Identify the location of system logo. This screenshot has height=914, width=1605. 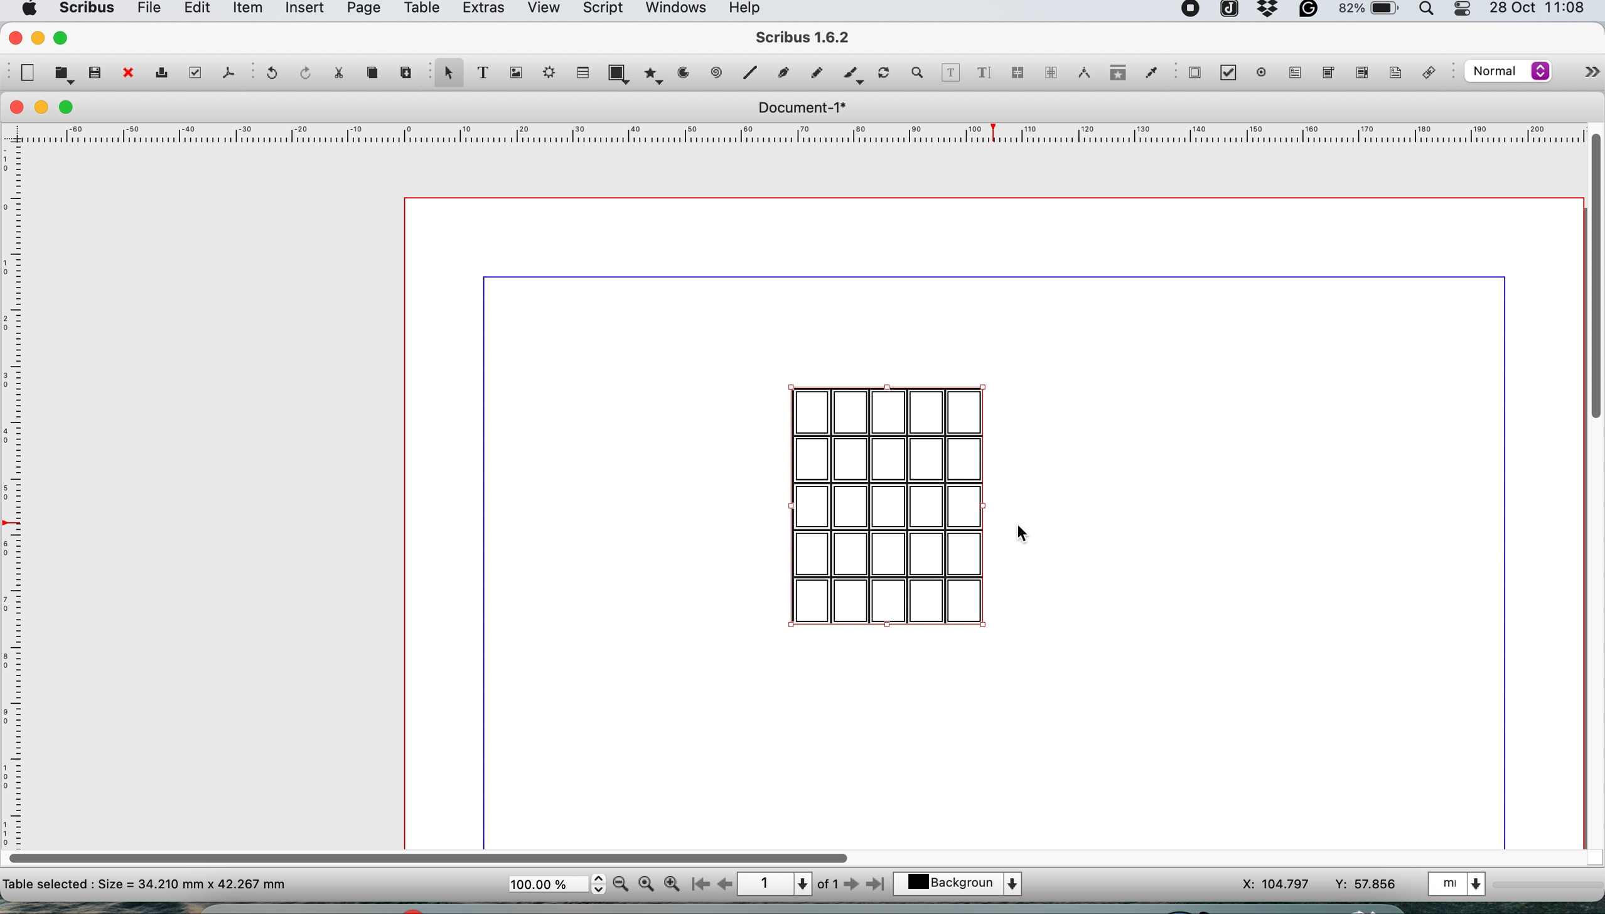
(27, 9).